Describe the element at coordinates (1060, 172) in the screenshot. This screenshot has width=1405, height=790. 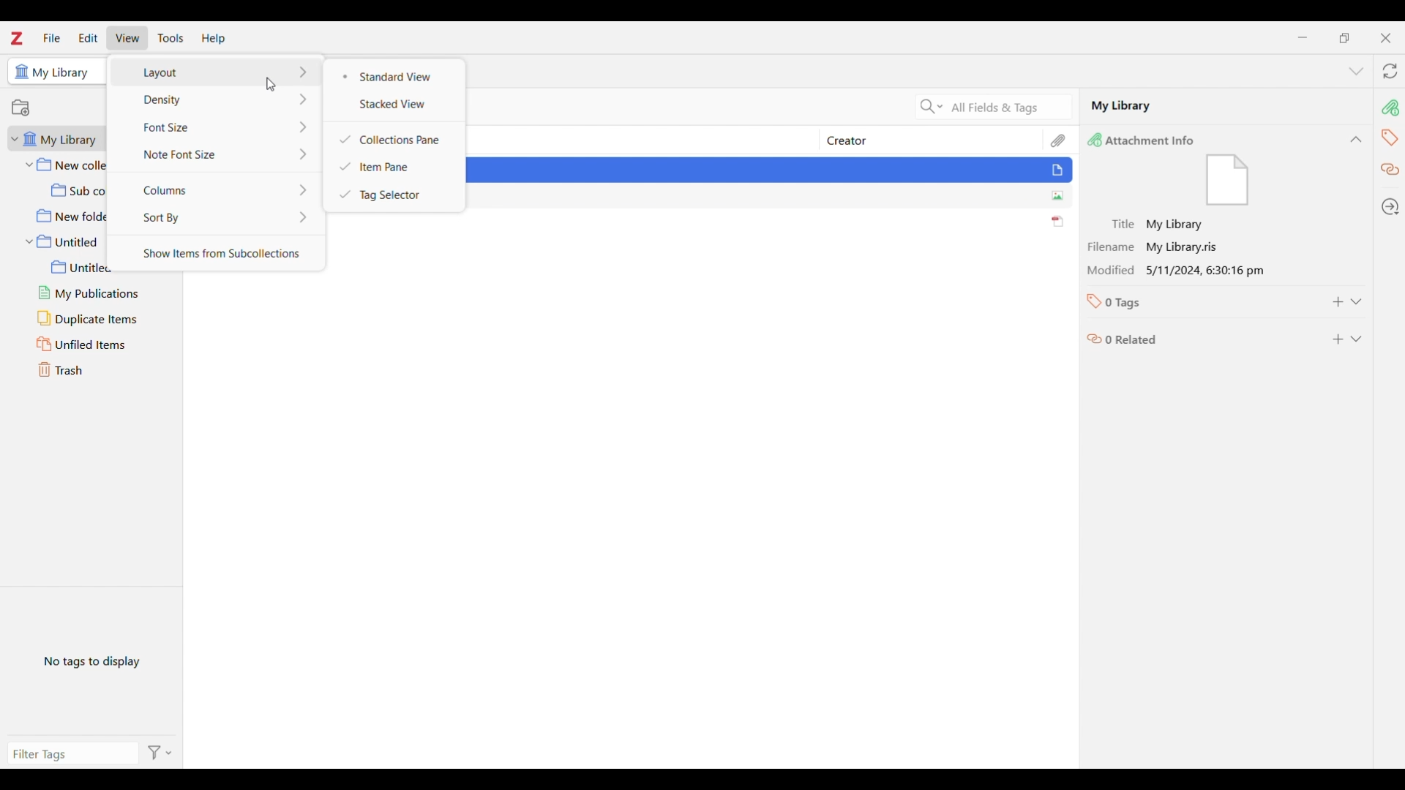
I see `File icon` at that location.